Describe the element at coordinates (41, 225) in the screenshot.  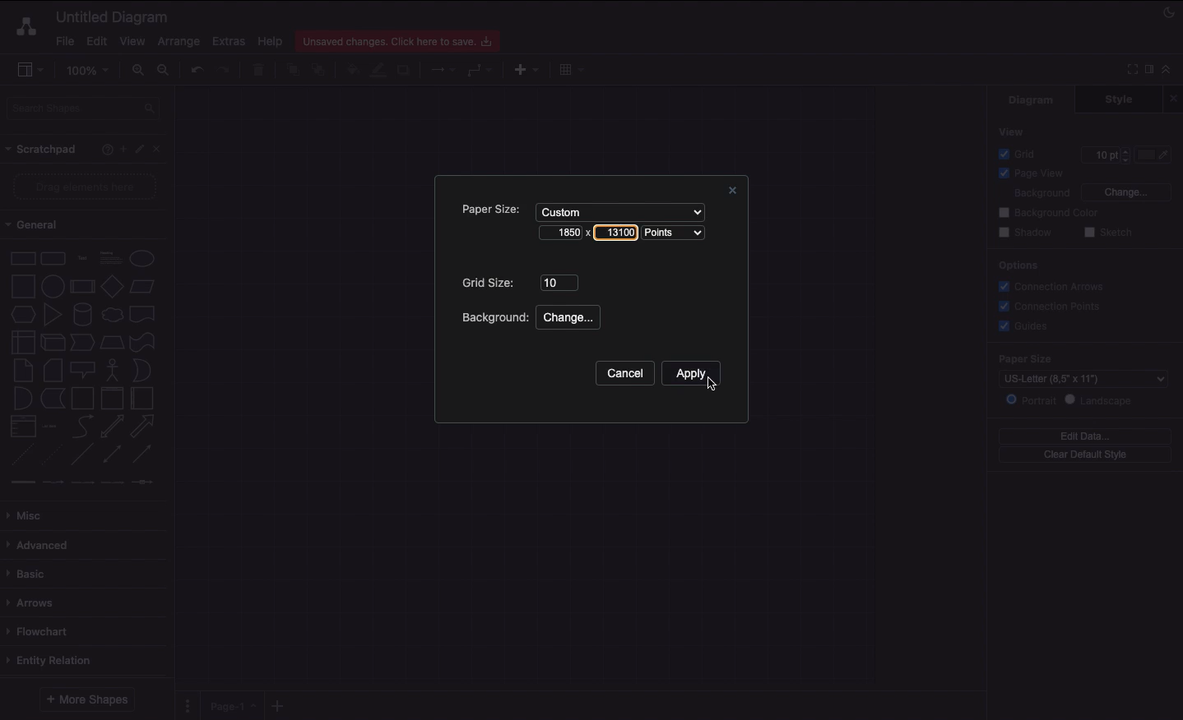
I see `General ` at that location.